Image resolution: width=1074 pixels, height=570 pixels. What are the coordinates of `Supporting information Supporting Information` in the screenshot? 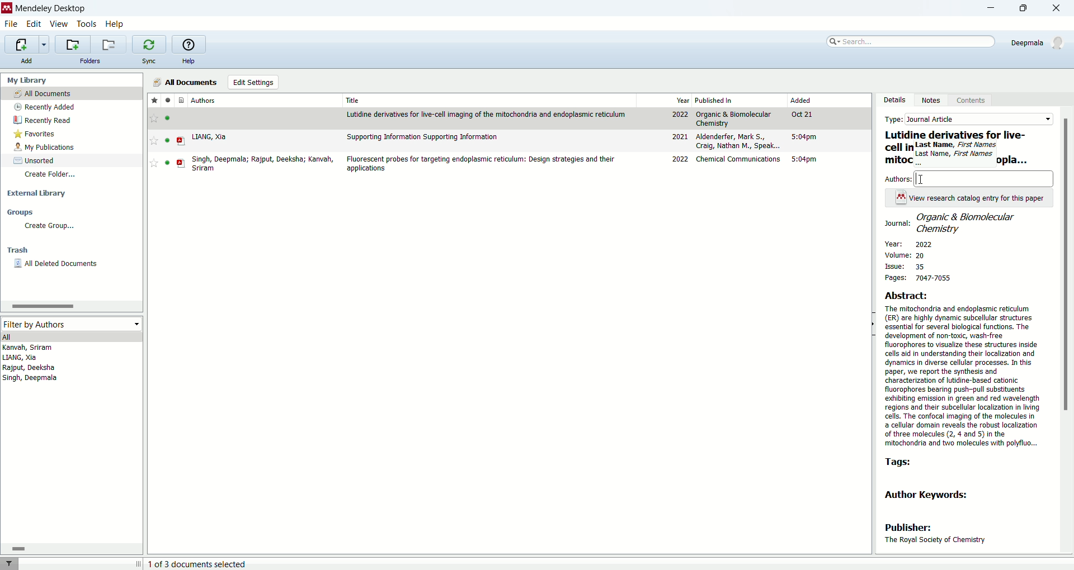 It's located at (423, 137).